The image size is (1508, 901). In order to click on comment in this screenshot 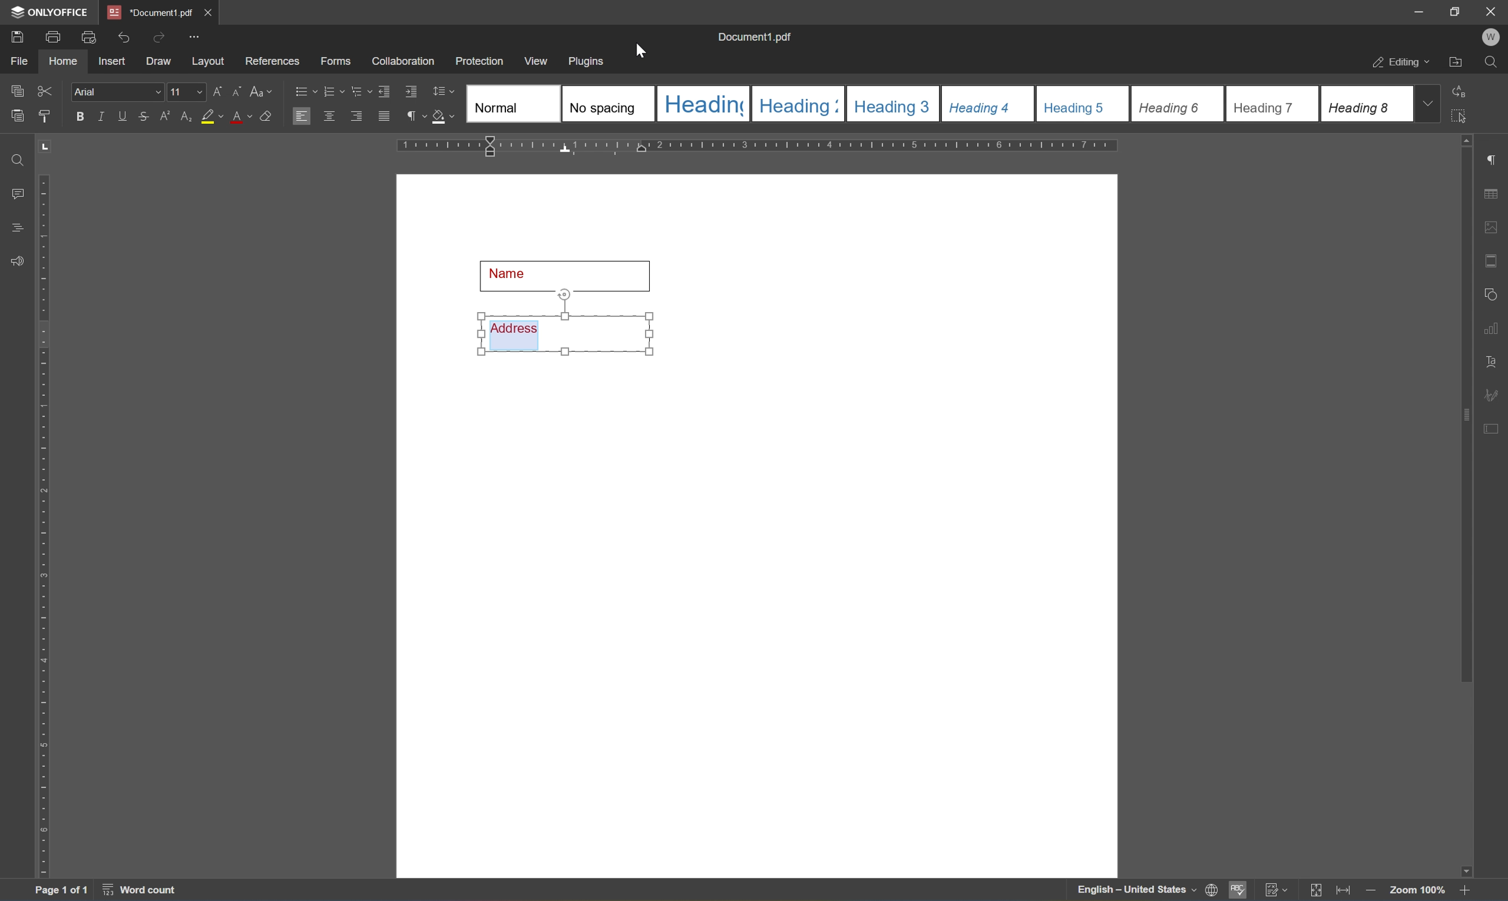, I will do `click(15, 192)`.